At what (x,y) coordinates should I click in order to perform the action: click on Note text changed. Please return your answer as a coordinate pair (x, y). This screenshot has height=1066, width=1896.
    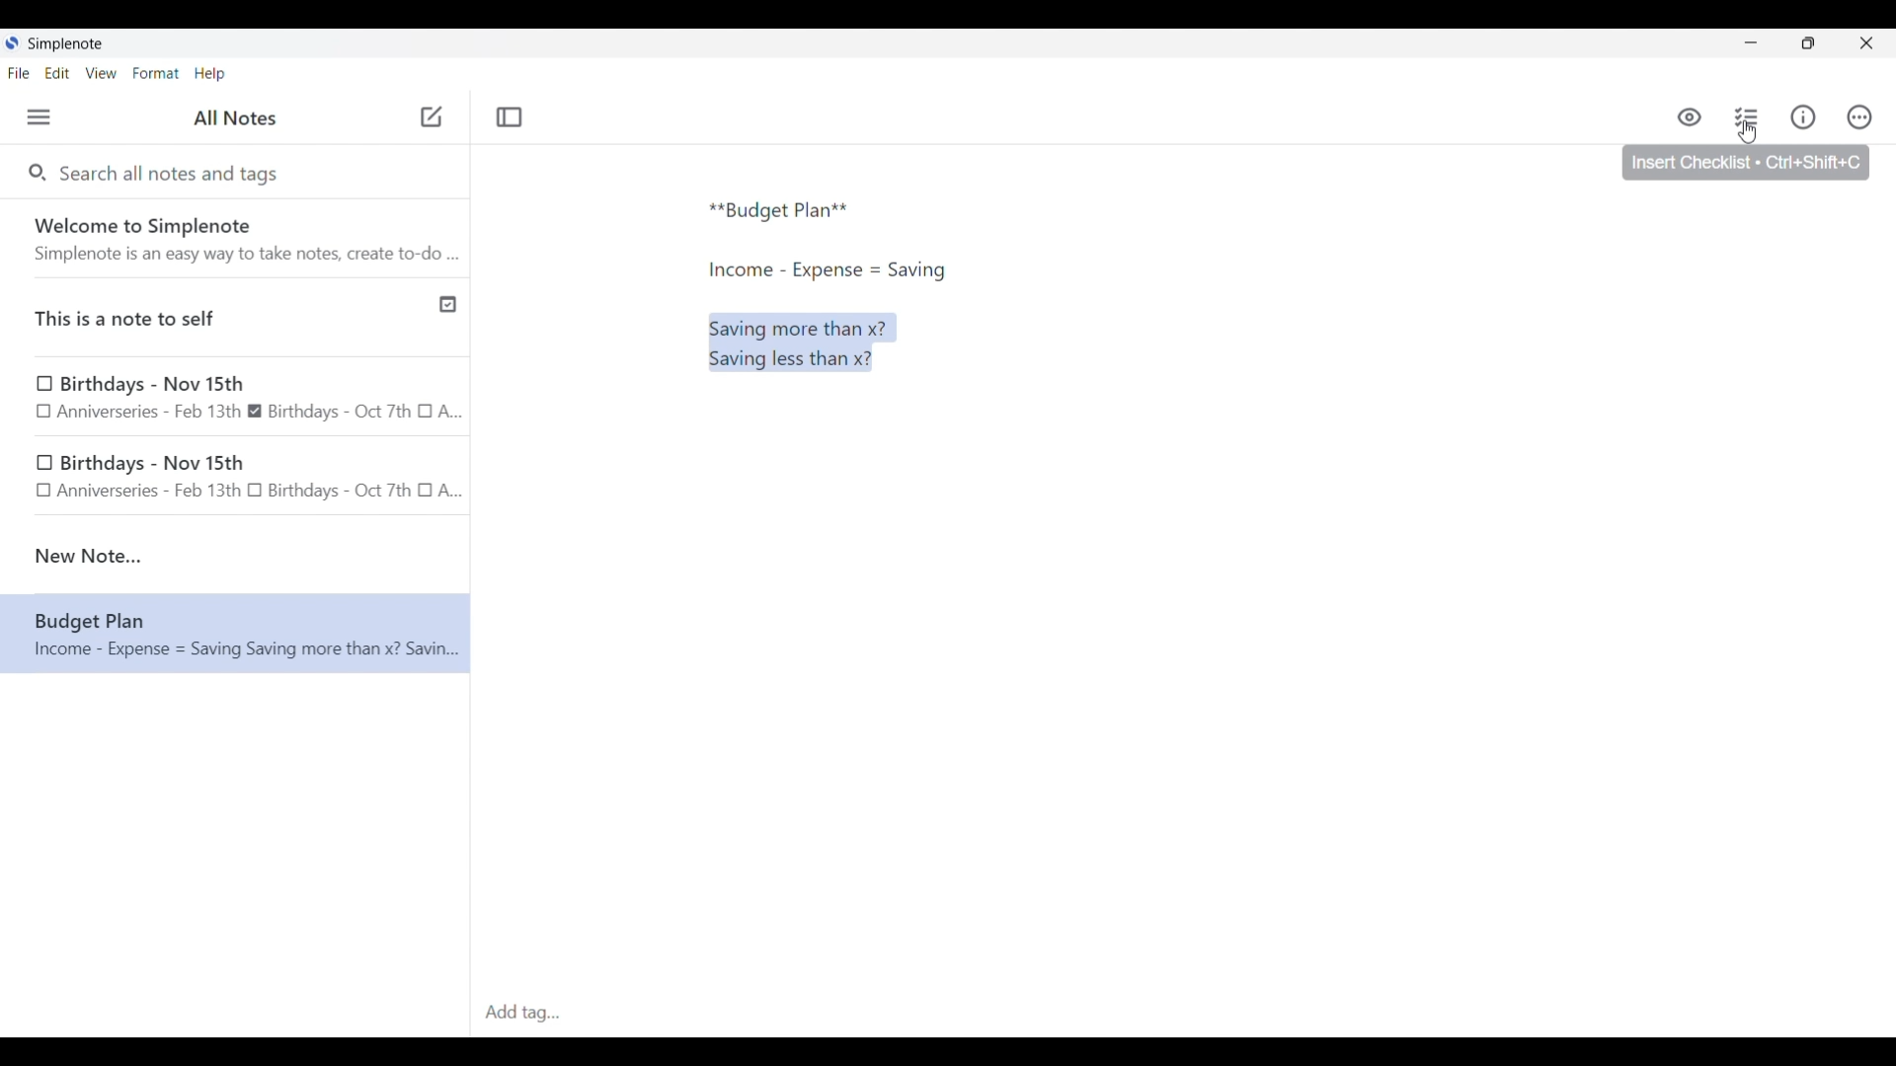
    Looking at the image, I should click on (235, 634).